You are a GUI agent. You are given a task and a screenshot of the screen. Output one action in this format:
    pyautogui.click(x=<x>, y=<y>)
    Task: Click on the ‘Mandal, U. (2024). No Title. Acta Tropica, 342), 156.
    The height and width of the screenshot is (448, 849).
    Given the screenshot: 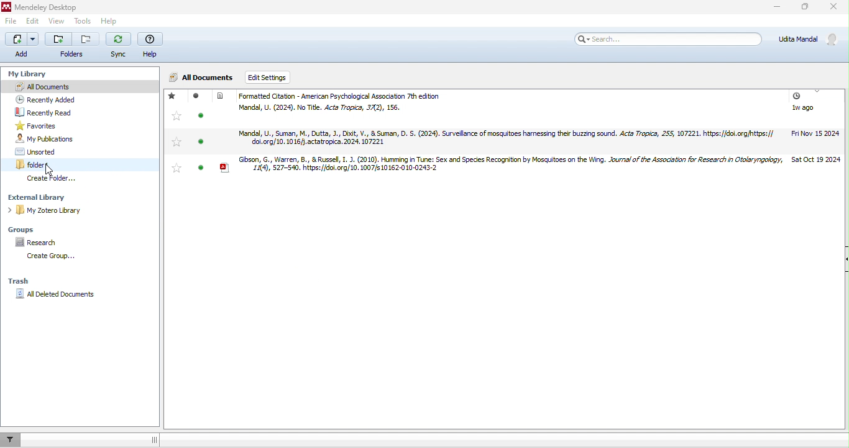 What is the action you would take?
    pyautogui.click(x=320, y=108)
    